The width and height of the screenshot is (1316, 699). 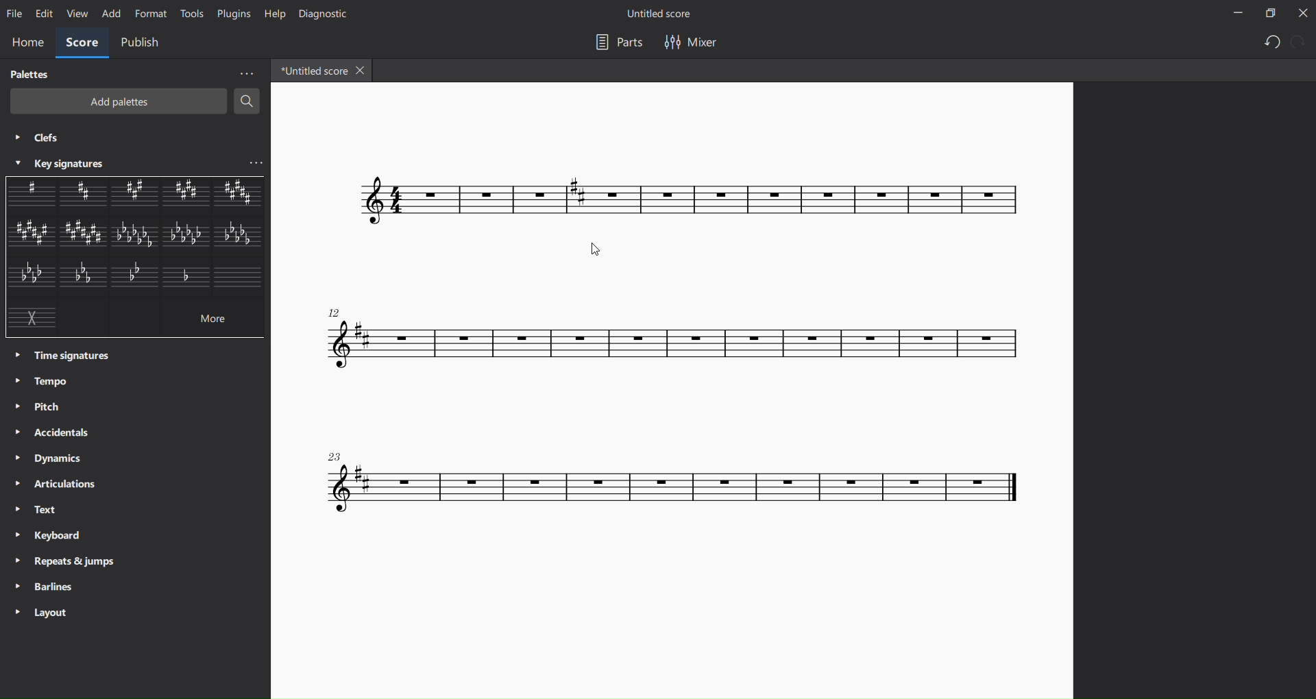 What do you see at coordinates (40, 136) in the screenshot?
I see `clefs` at bounding box center [40, 136].